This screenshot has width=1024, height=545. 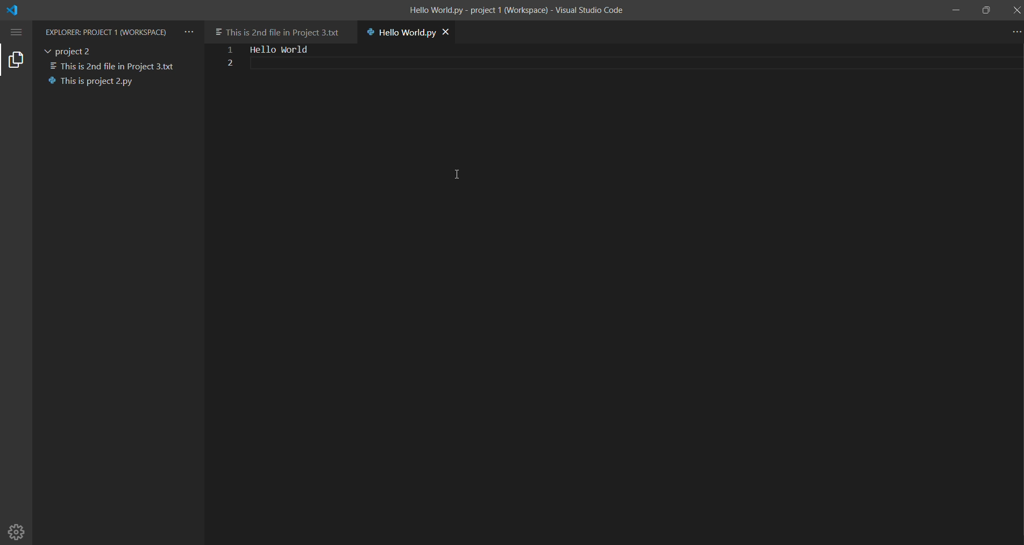 I want to click on project 2, so click(x=72, y=49).